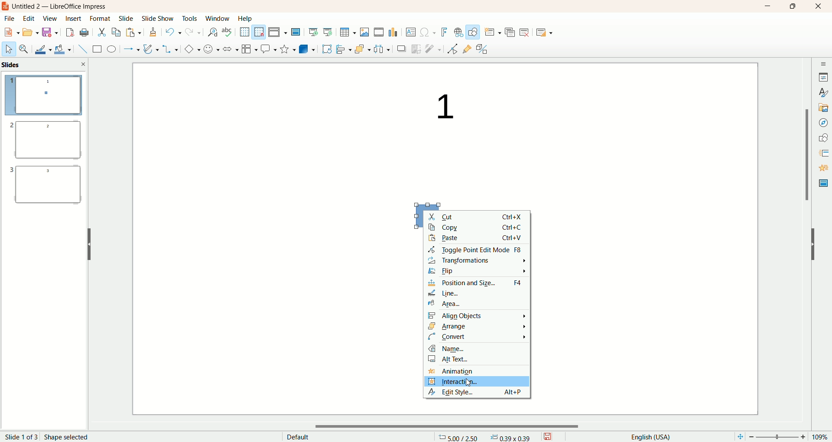 The width and height of the screenshot is (832, 442). What do you see at coordinates (478, 261) in the screenshot?
I see `transformation` at bounding box center [478, 261].